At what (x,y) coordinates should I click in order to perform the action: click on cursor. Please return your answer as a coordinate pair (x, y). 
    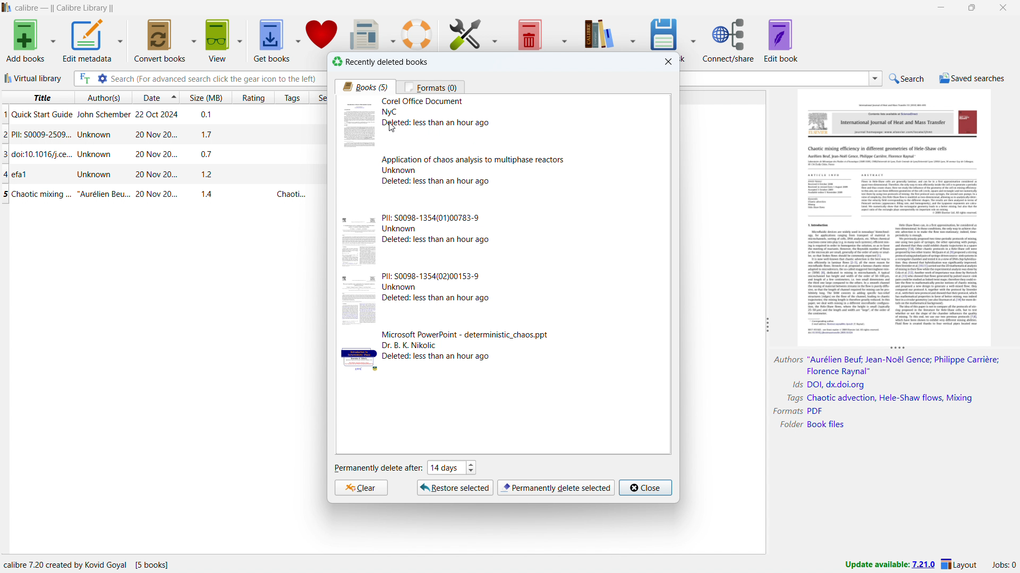
    Looking at the image, I should click on (394, 127).